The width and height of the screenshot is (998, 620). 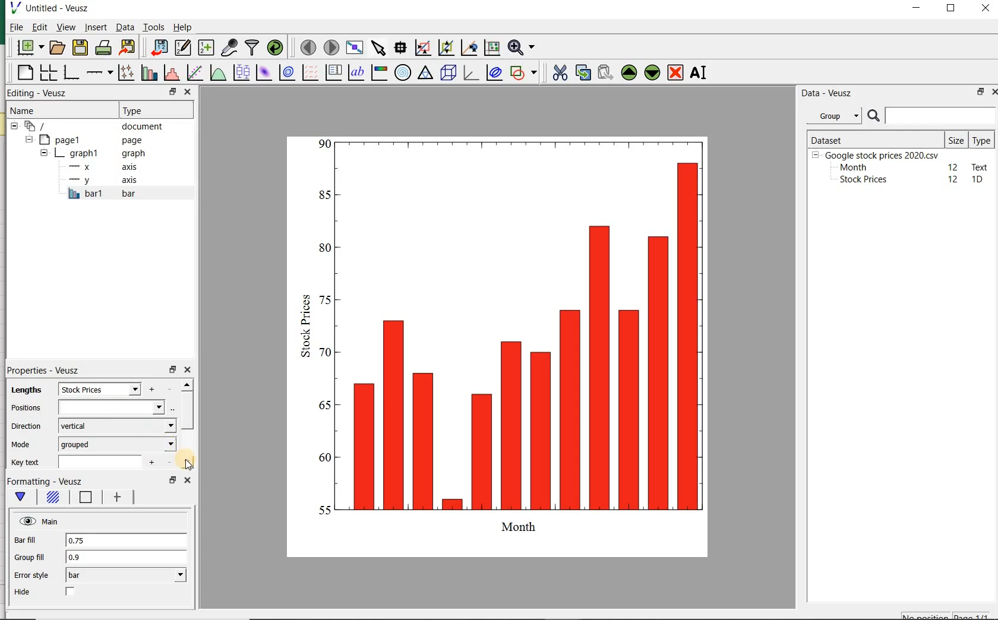 What do you see at coordinates (100, 463) in the screenshot?
I see `input field` at bounding box center [100, 463].